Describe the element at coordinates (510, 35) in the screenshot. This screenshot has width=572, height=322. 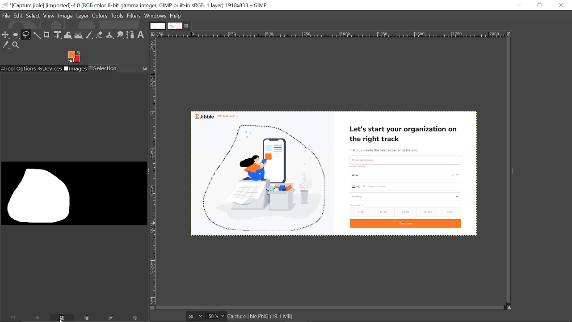
I see `Zoom image when window size changes` at that location.